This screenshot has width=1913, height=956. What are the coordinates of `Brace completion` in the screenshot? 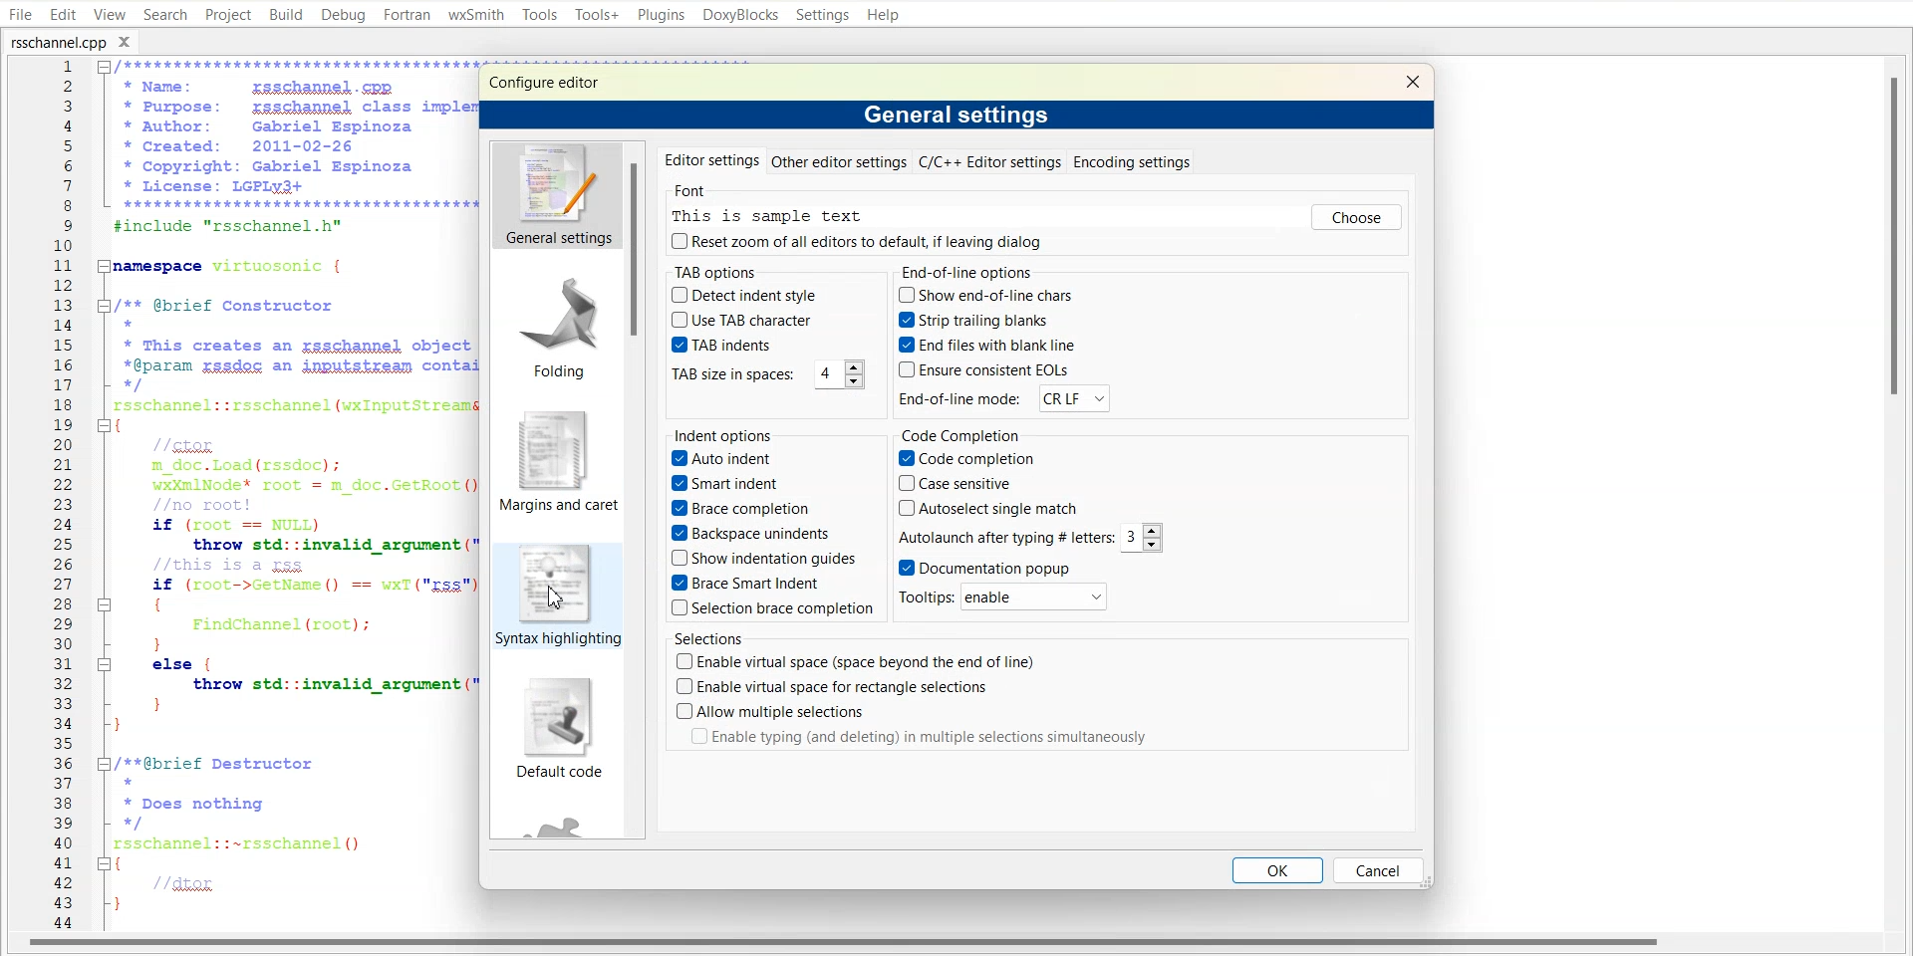 It's located at (741, 508).